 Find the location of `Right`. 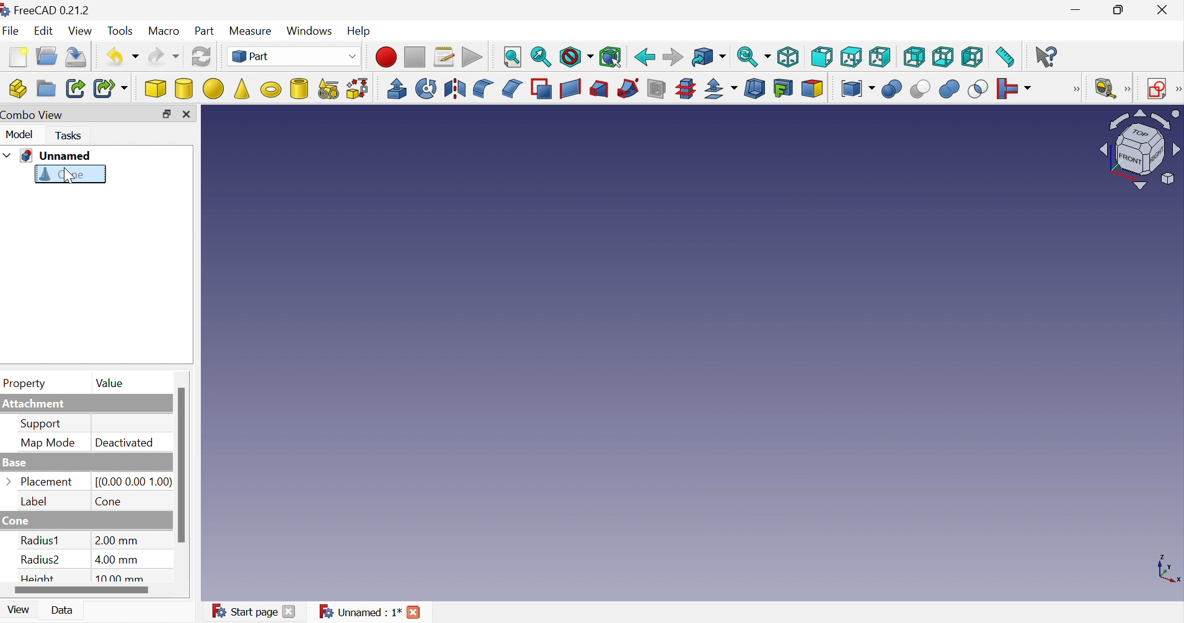

Right is located at coordinates (880, 56).